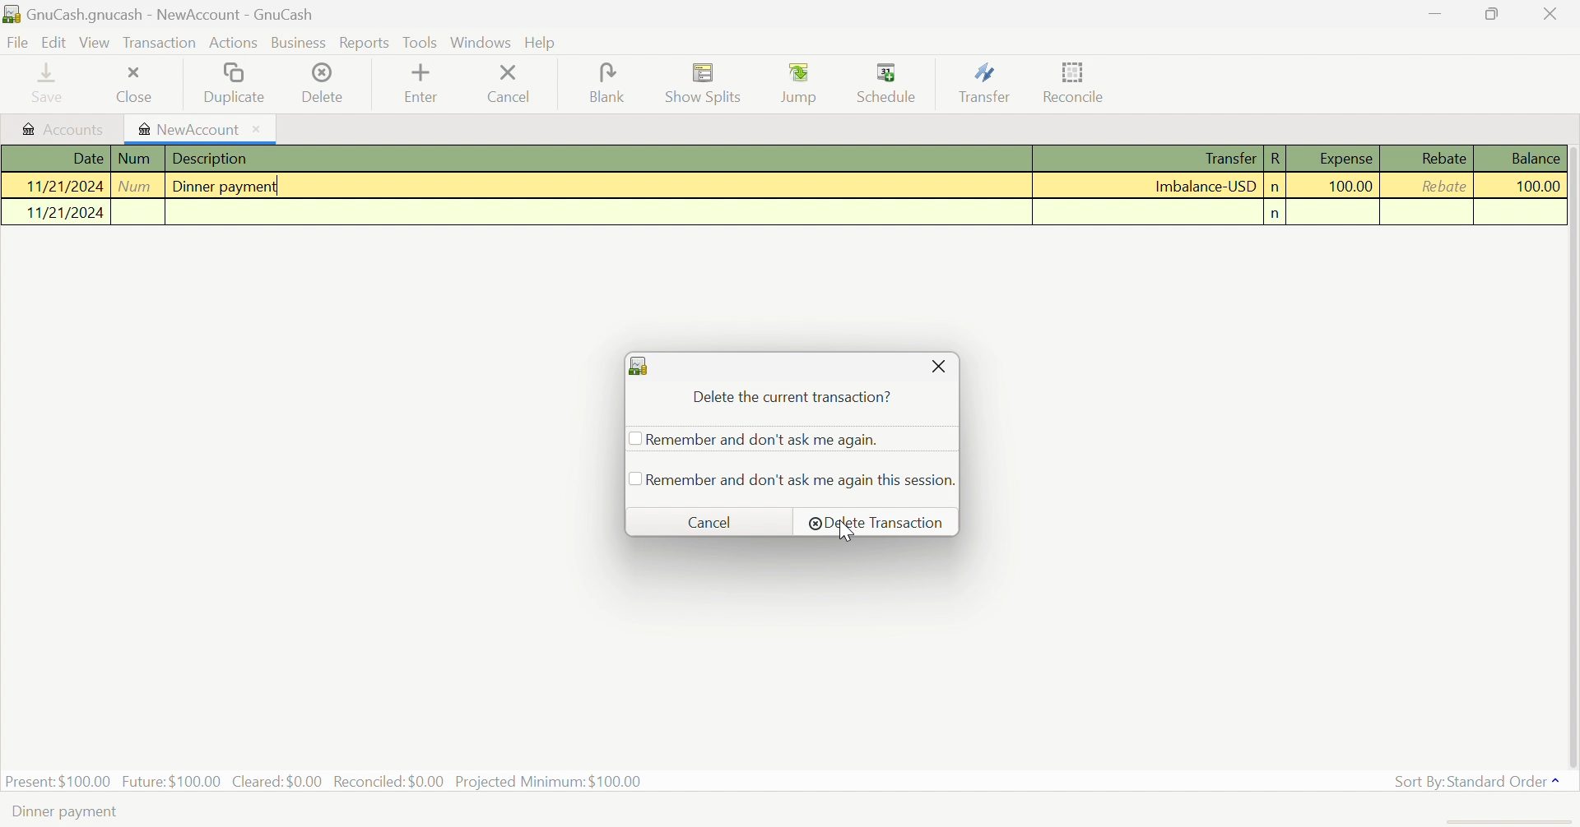 The height and width of the screenshot is (827, 1580). Describe the element at coordinates (1537, 187) in the screenshot. I see `100.00` at that location.